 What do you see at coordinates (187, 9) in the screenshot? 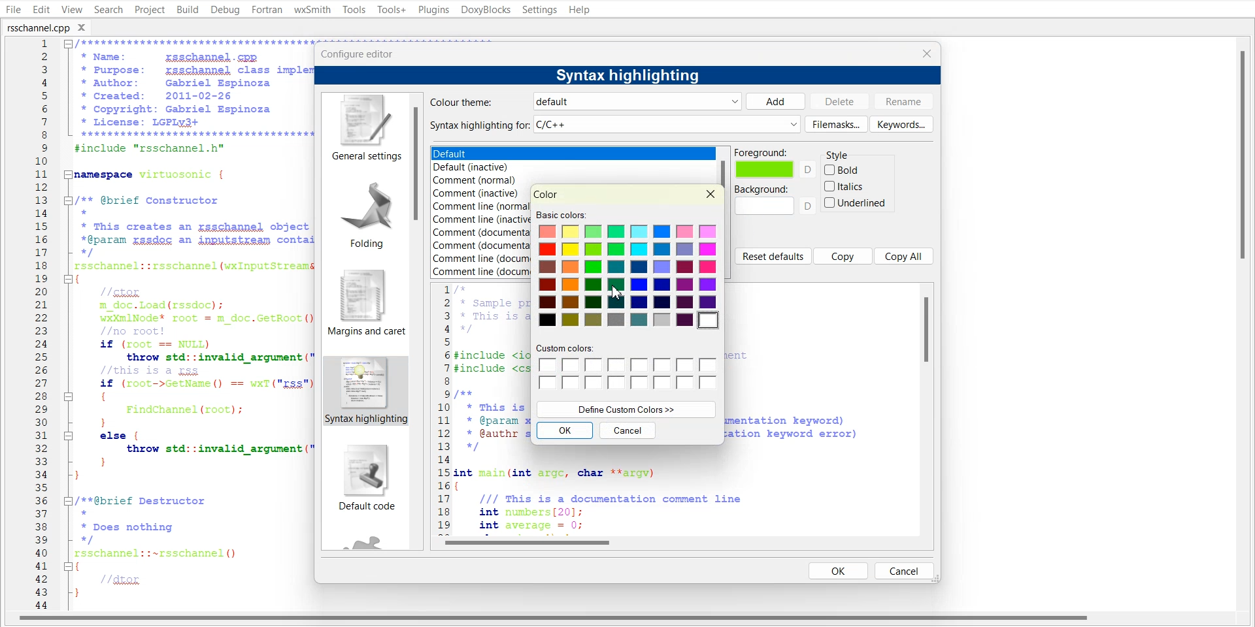
I see `Build` at bounding box center [187, 9].